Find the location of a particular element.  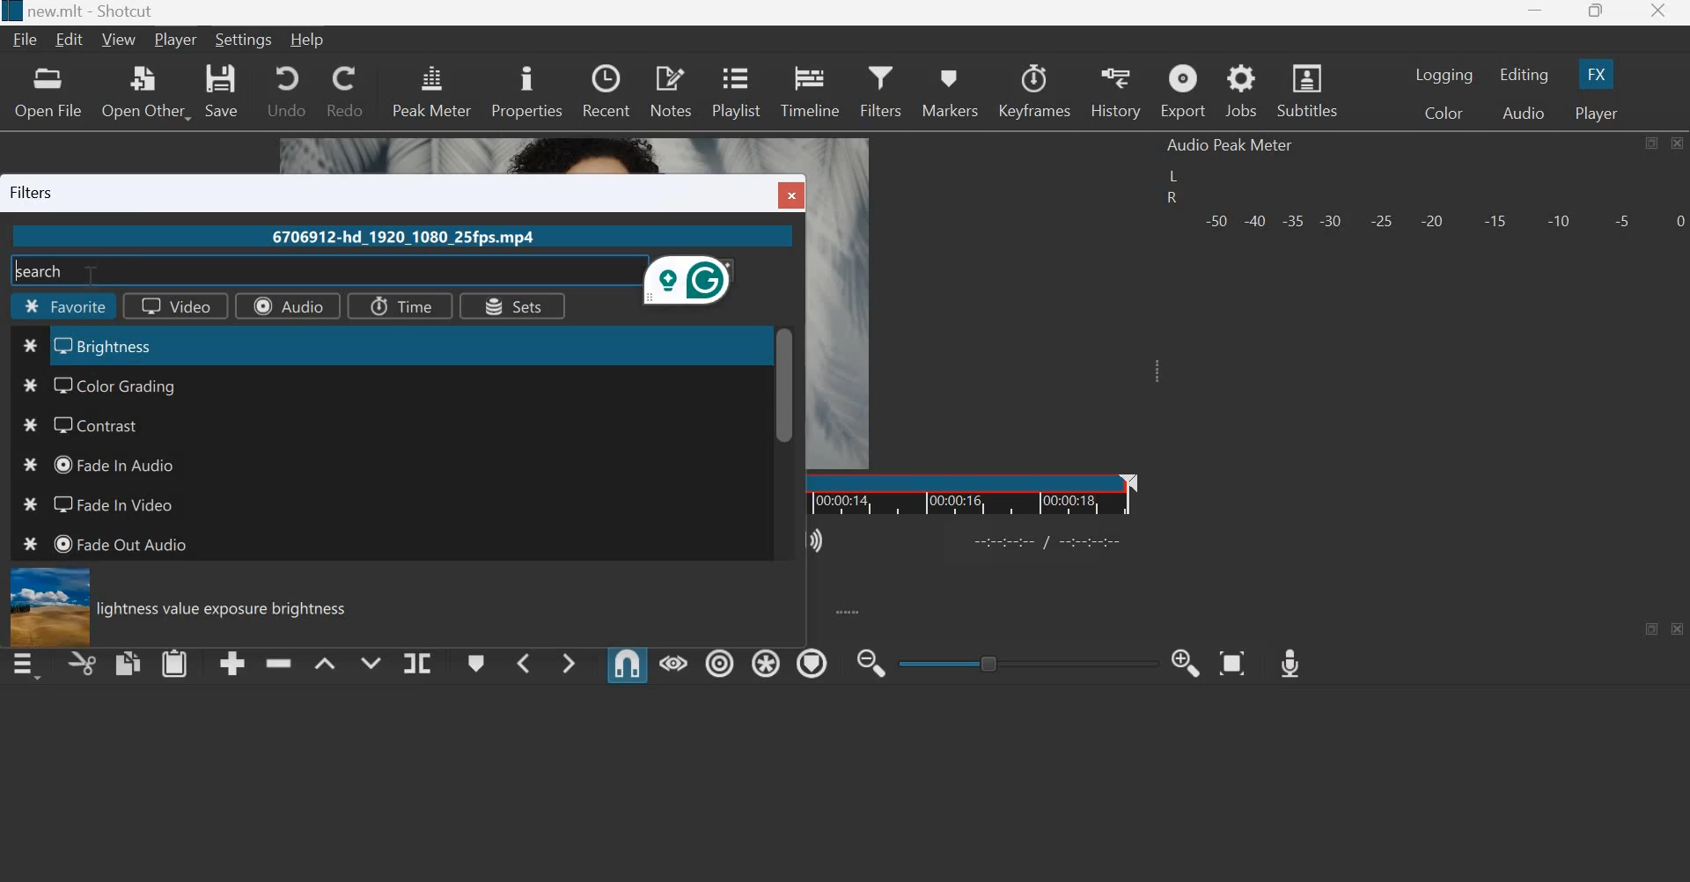

copy is located at coordinates (129, 662).